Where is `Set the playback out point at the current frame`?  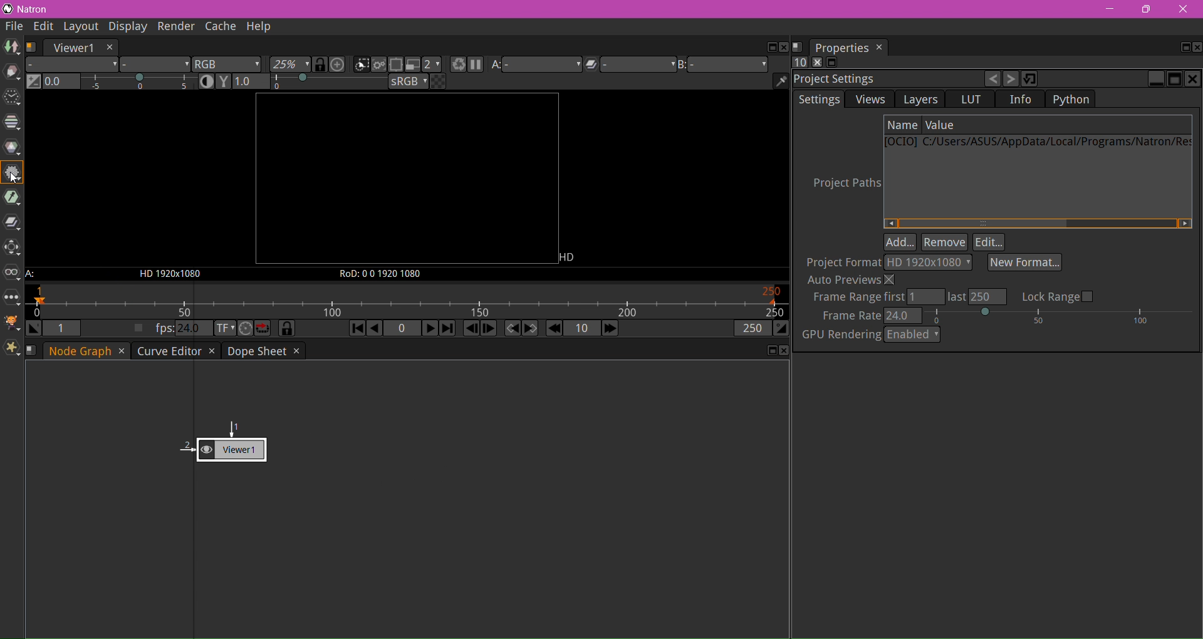 Set the playback out point at the current frame is located at coordinates (781, 330).